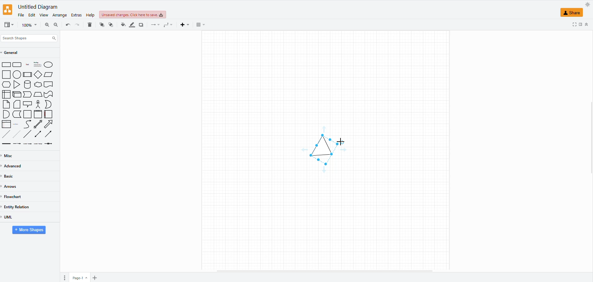 This screenshot has width=593, height=282. What do you see at coordinates (20, 14) in the screenshot?
I see `file` at bounding box center [20, 14].